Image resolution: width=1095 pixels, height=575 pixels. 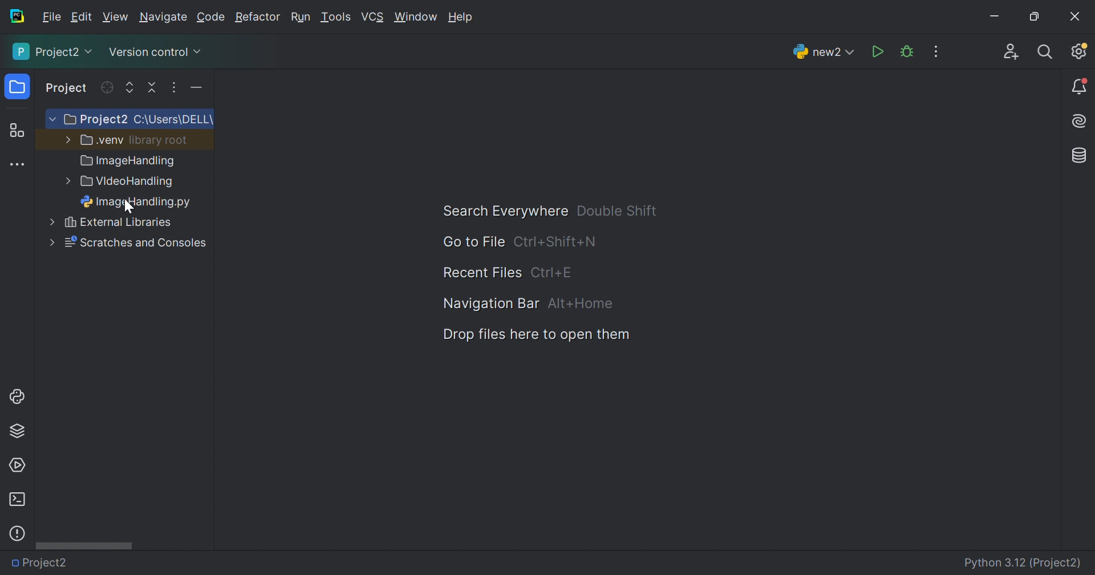 What do you see at coordinates (130, 88) in the screenshot?
I see `Expand all` at bounding box center [130, 88].